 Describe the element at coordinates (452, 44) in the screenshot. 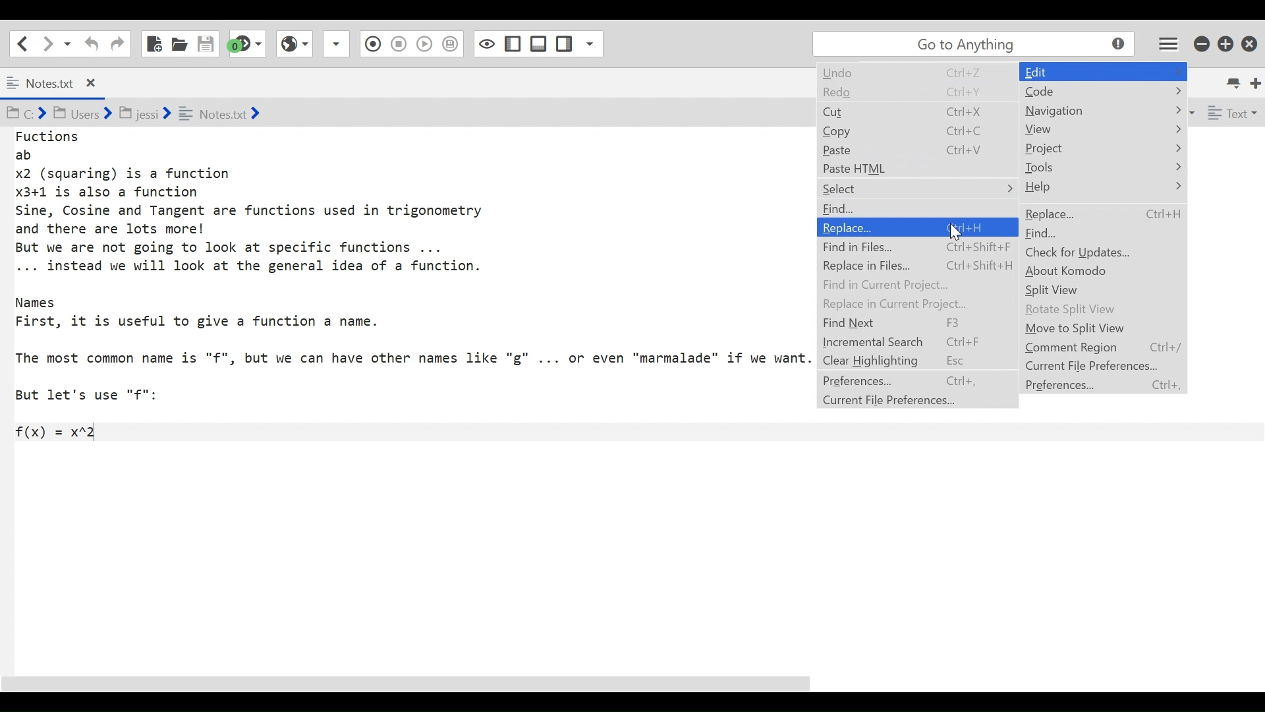

I see `Toggle Focus mode` at that location.